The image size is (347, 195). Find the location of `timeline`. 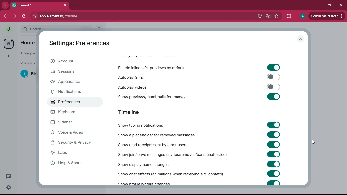

timeline is located at coordinates (139, 112).